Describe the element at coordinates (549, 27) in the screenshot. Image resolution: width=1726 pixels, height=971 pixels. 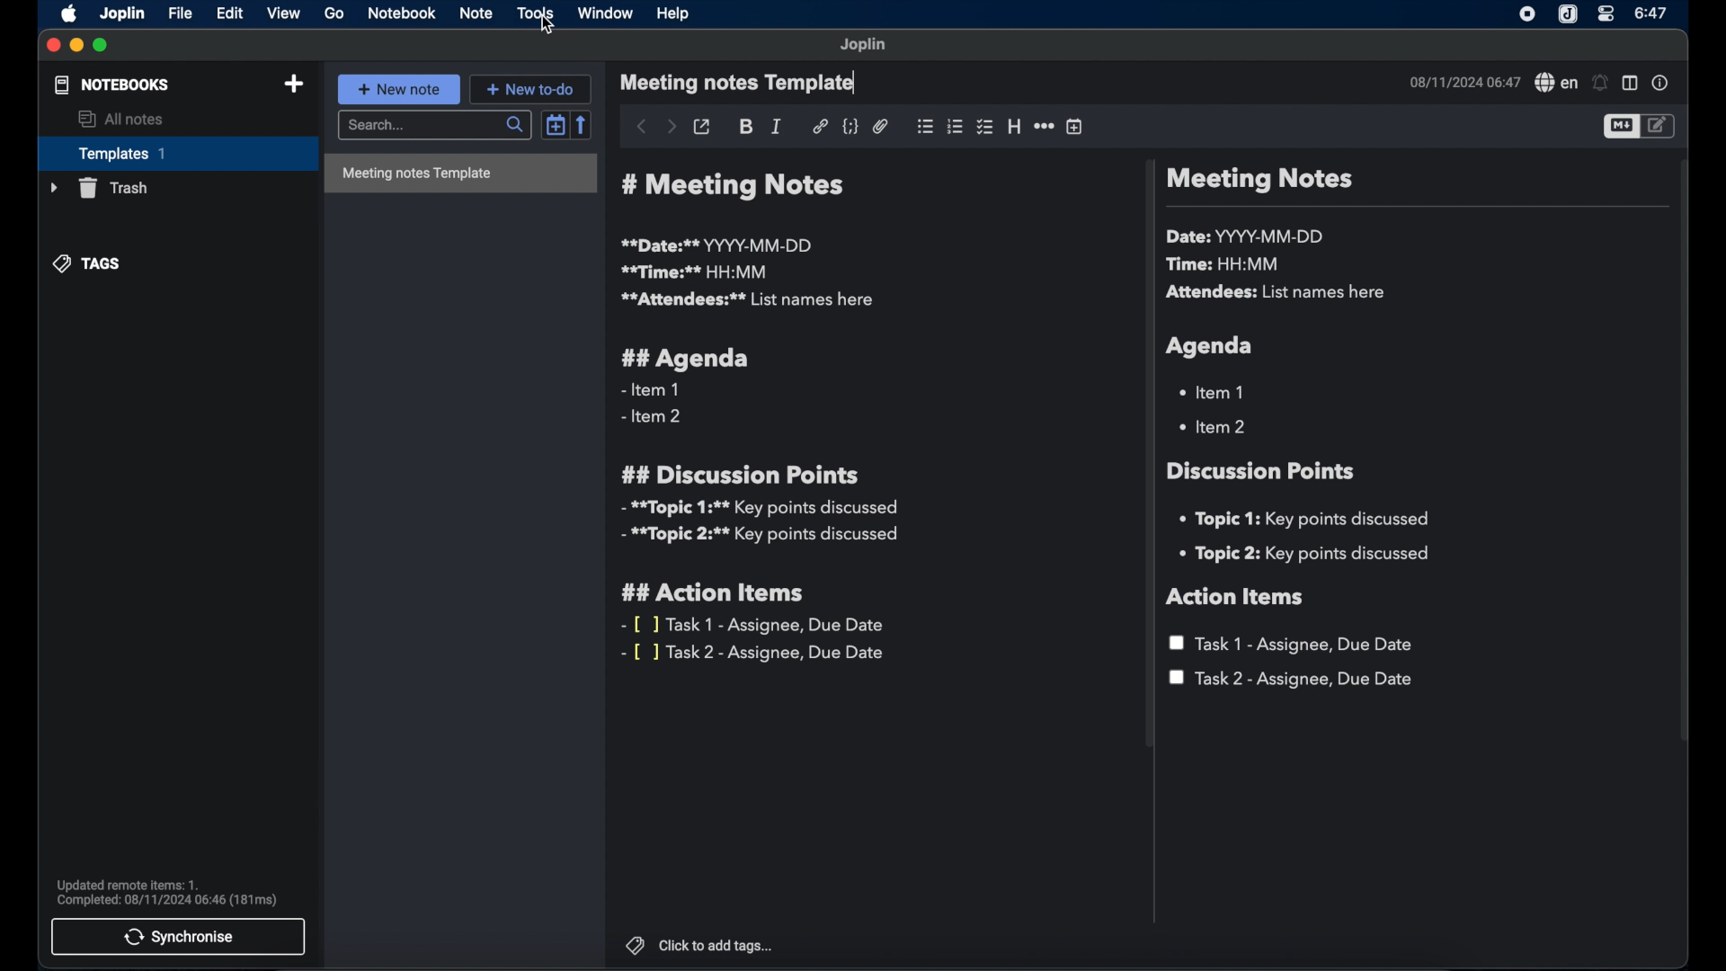
I see `cursor` at that location.